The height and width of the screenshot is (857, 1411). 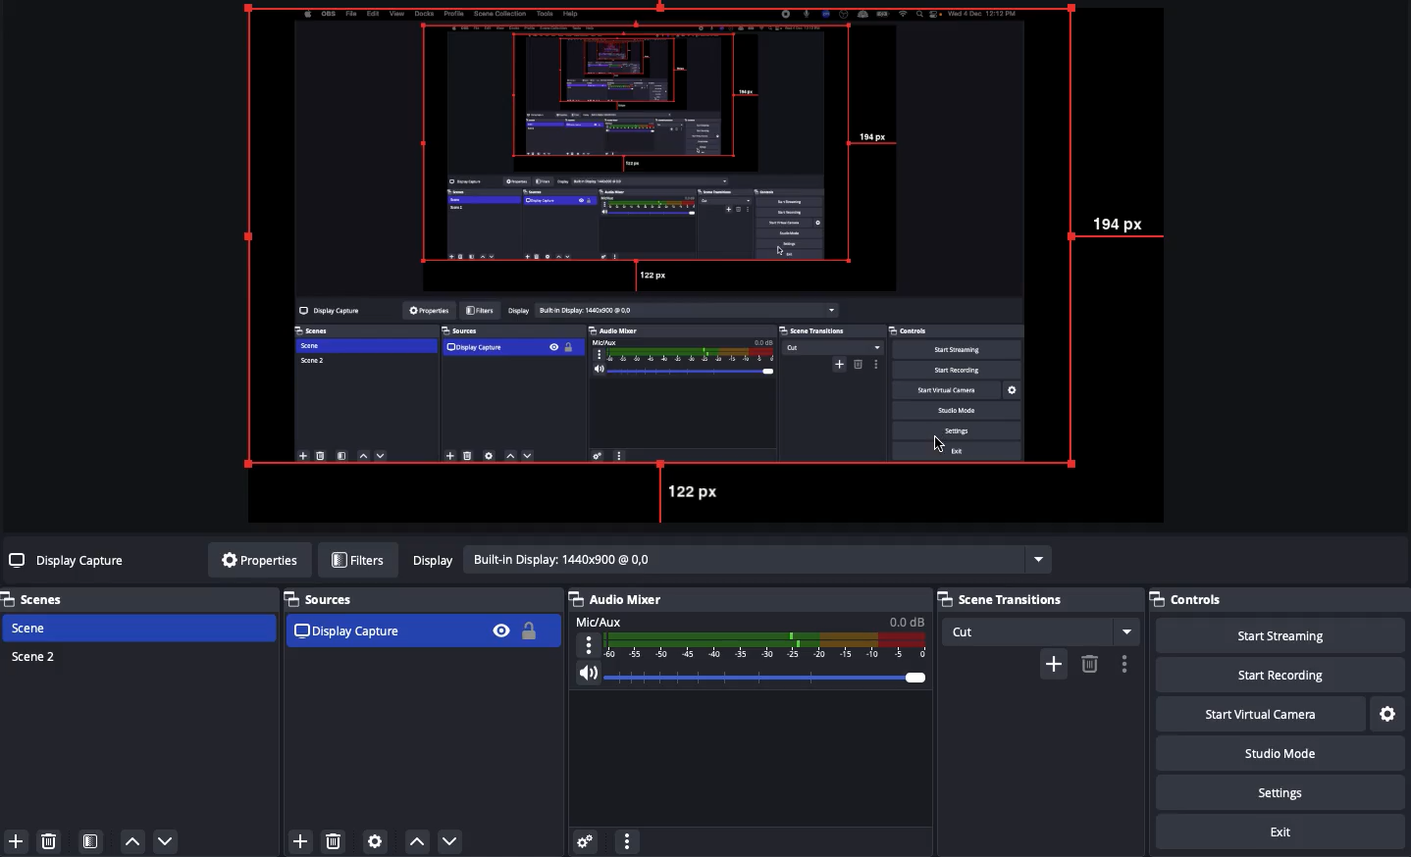 I want to click on Move up, so click(x=132, y=842).